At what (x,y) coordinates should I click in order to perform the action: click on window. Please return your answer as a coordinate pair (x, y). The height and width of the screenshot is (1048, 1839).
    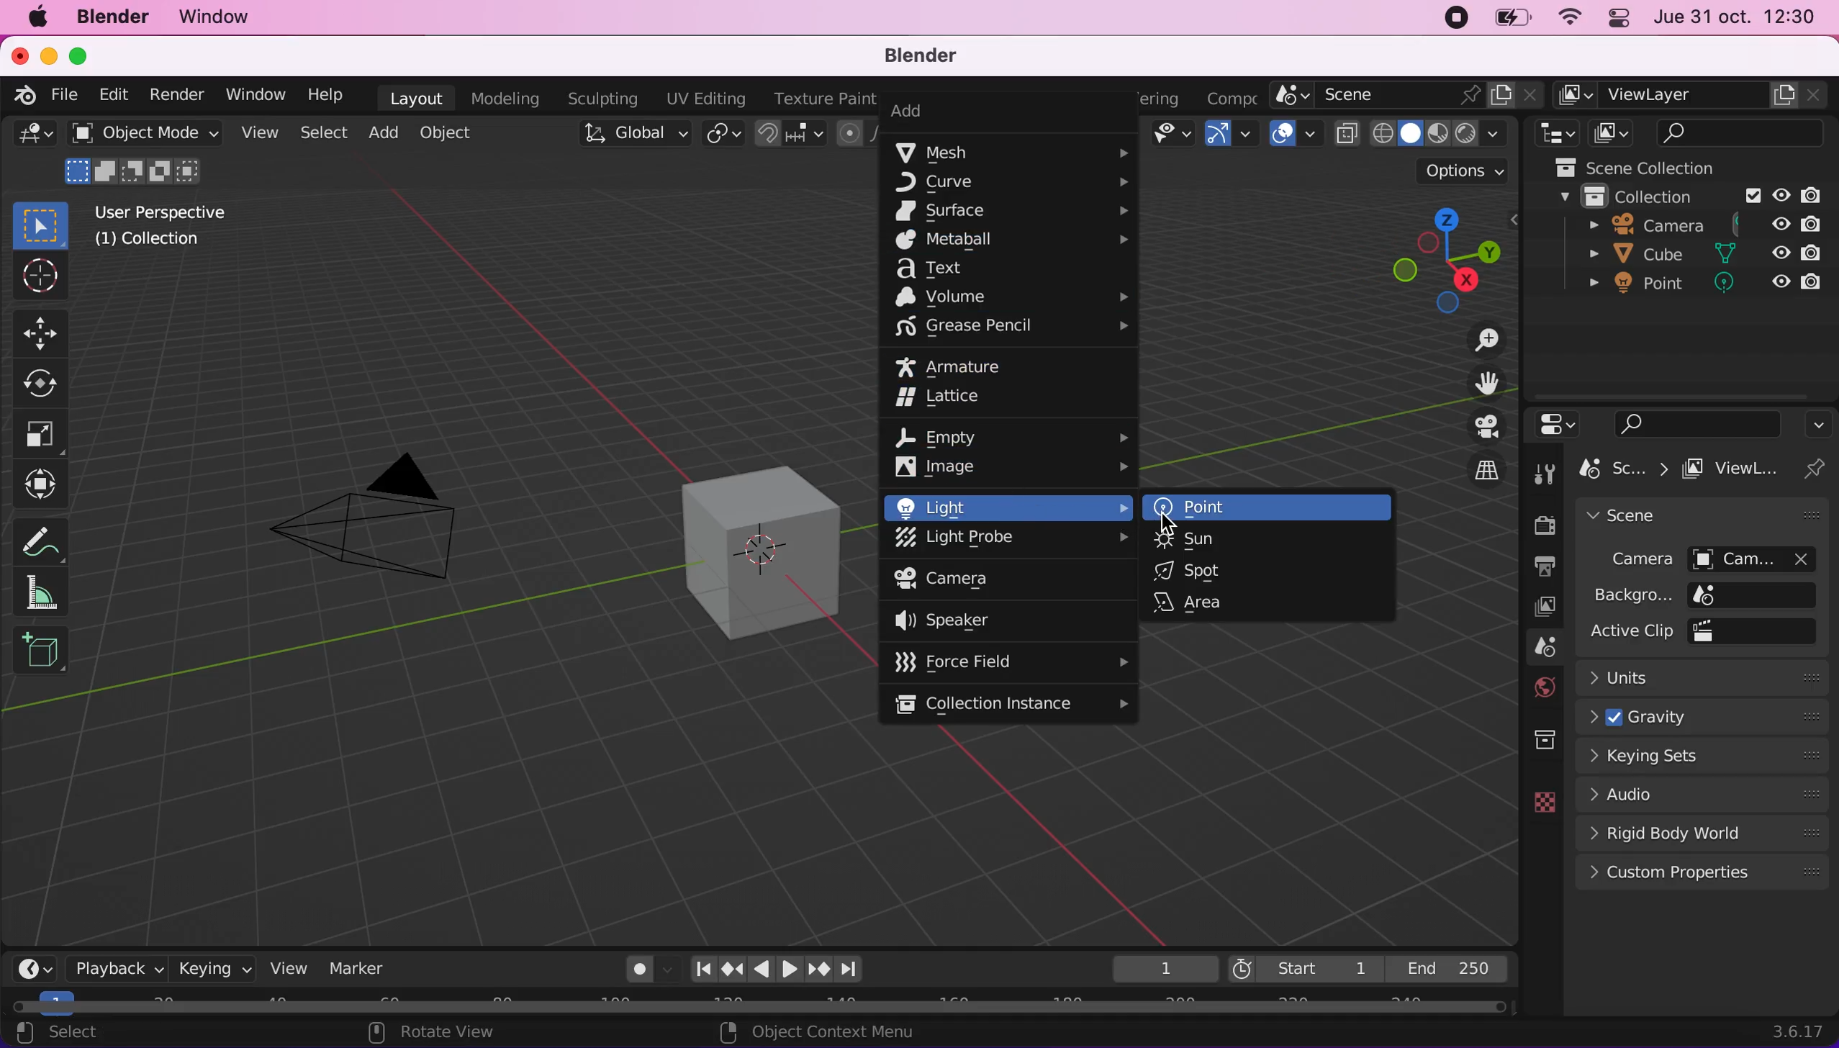
    Looking at the image, I should click on (230, 19).